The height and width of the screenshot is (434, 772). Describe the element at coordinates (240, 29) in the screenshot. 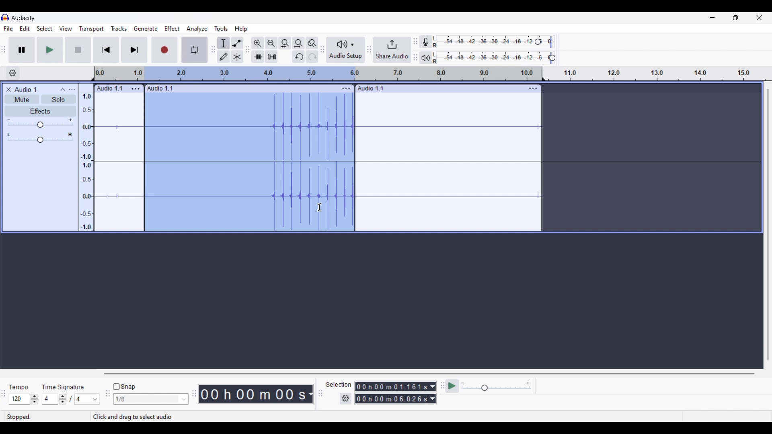

I see `Help menu` at that location.